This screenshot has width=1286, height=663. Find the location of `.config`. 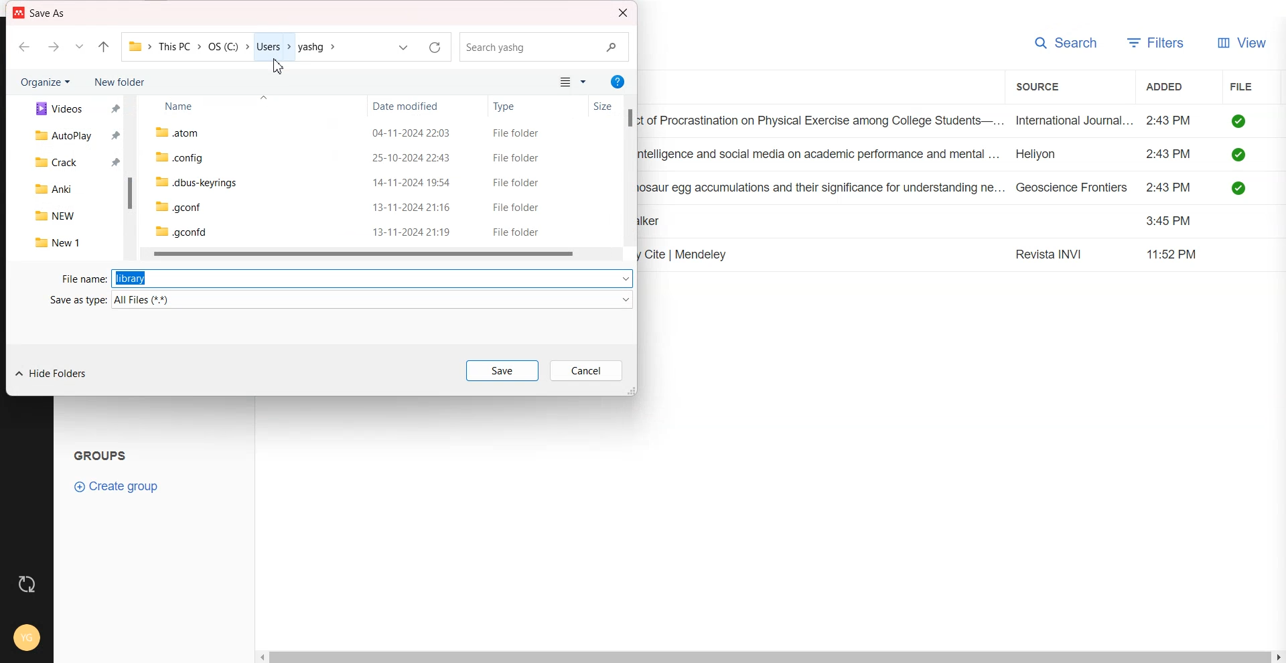

.config is located at coordinates (189, 157).